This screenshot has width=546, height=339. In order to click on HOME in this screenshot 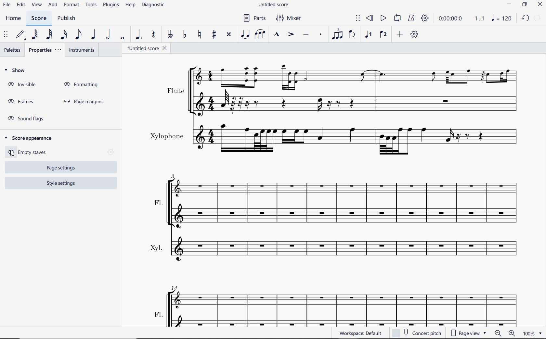, I will do `click(14, 19)`.